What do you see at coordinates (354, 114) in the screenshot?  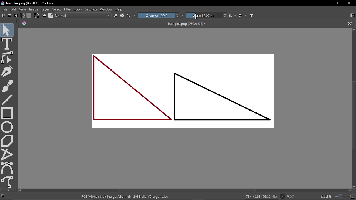 I see `Vertical scrollbar` at bounding box center [354, 114].